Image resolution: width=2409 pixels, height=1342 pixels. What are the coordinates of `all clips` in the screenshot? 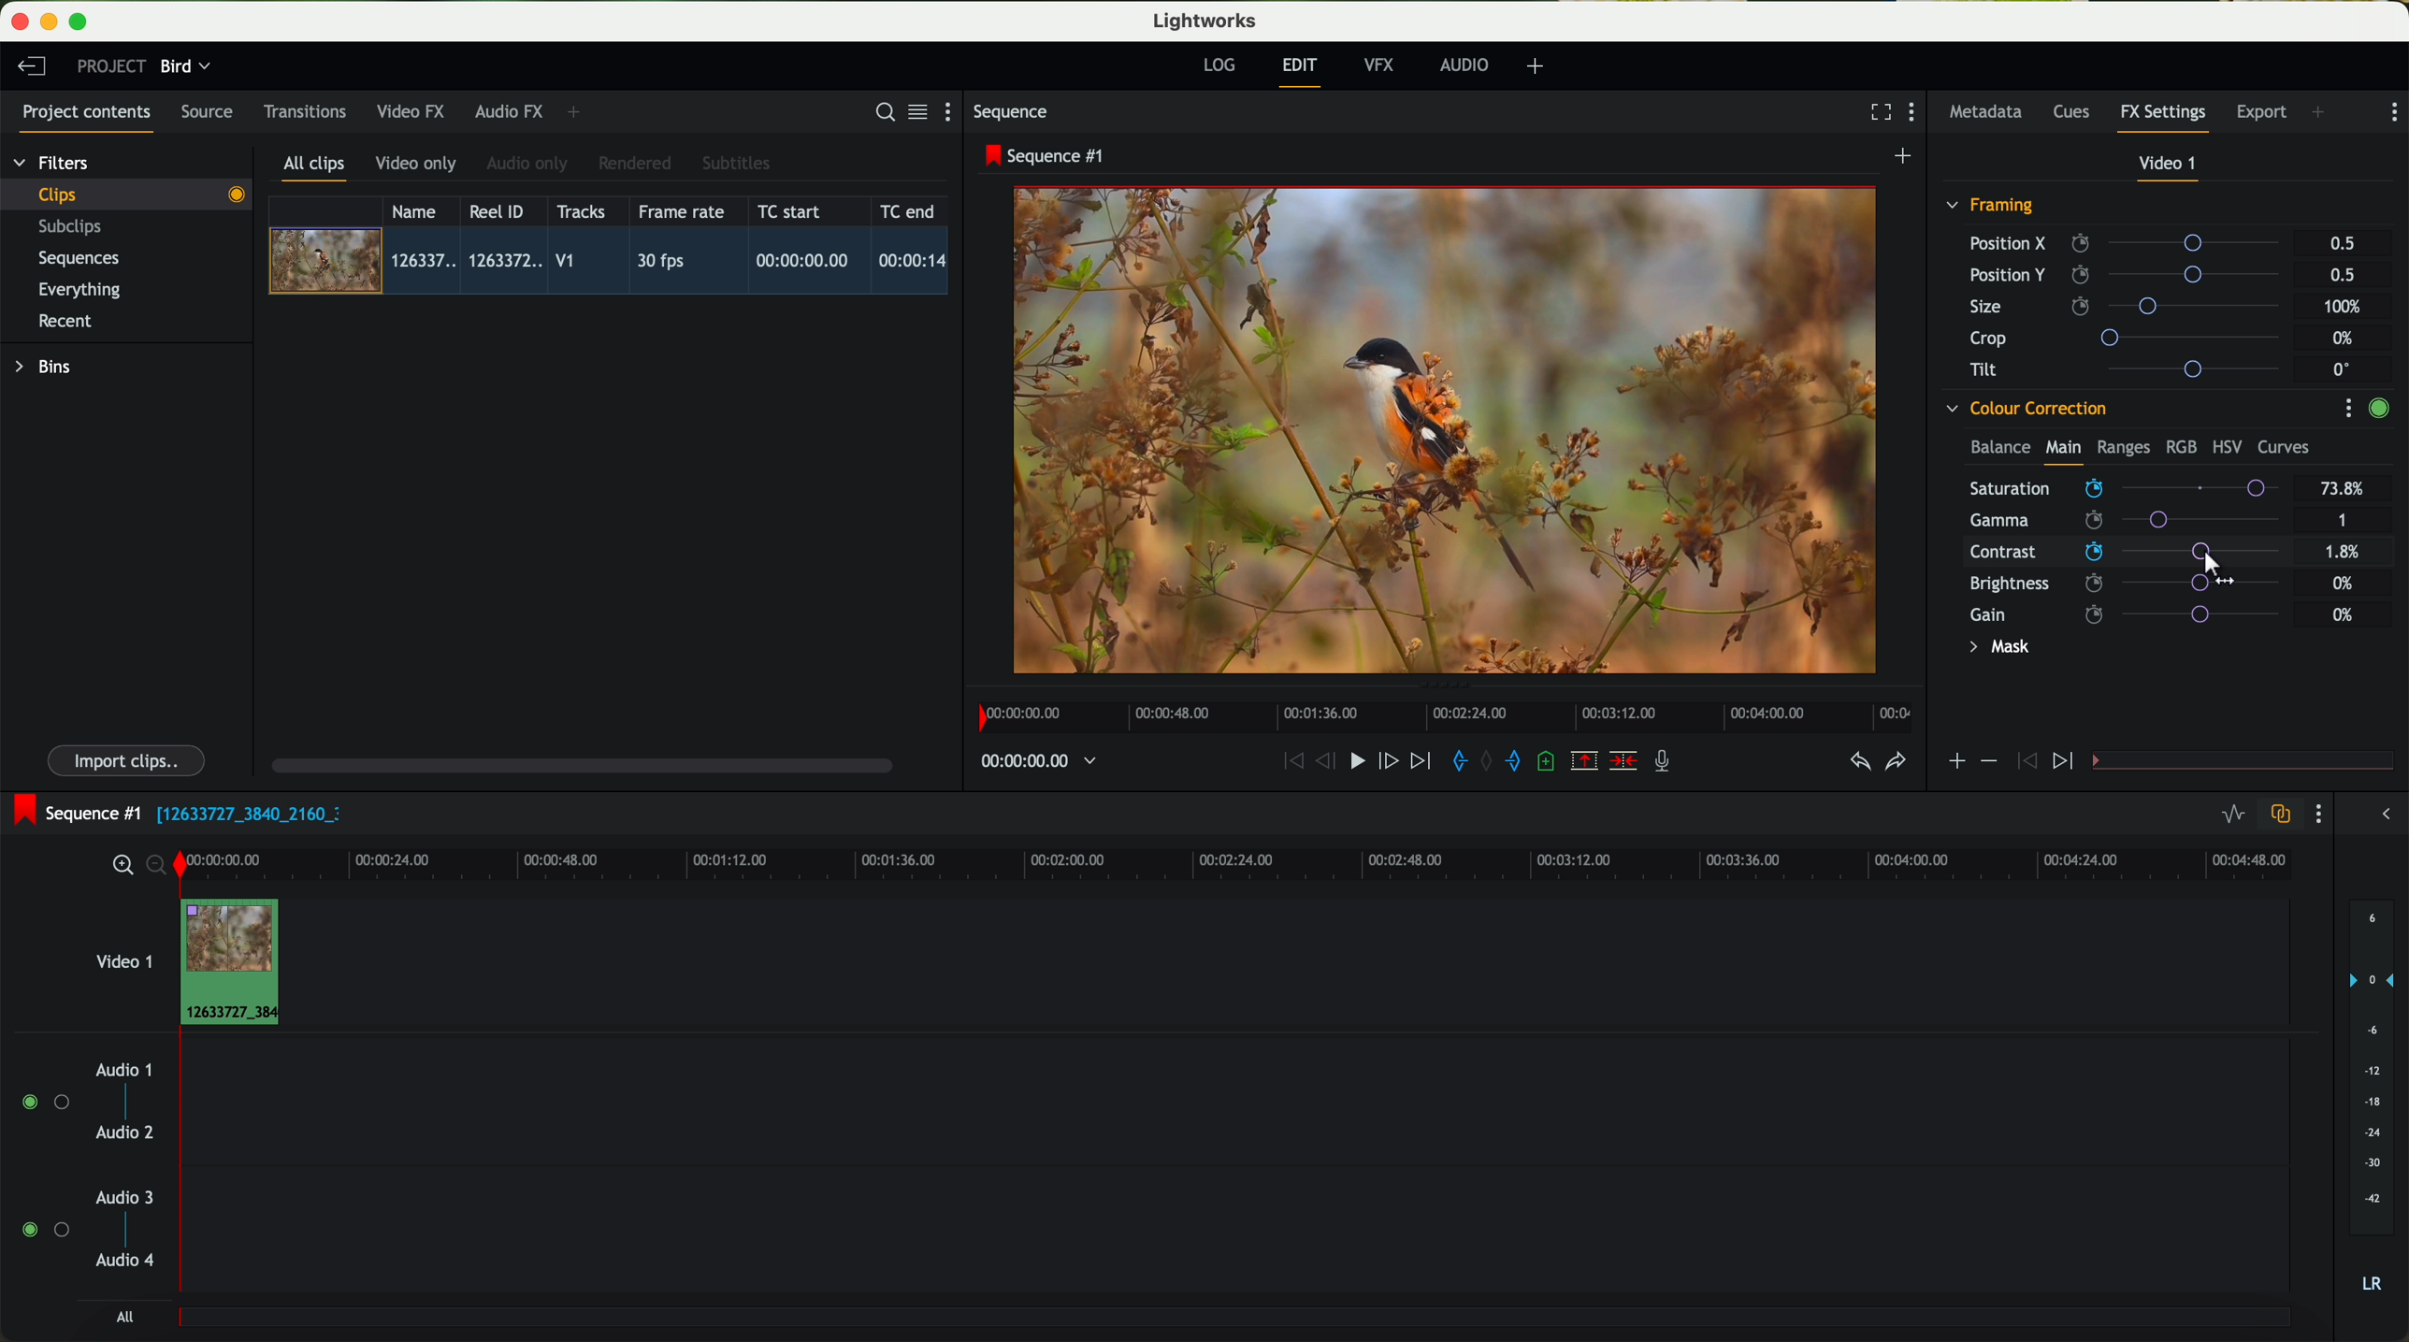 It's located at (315, 169).